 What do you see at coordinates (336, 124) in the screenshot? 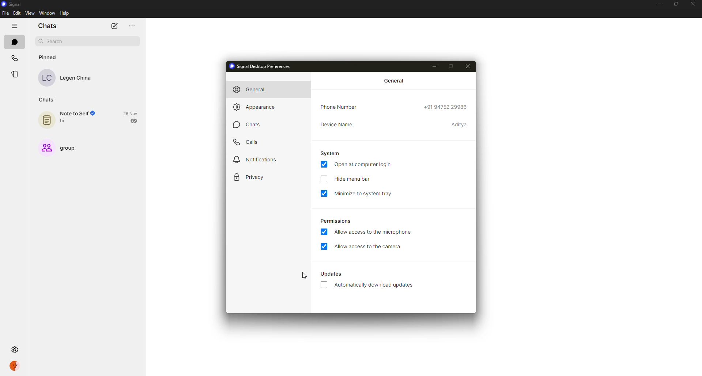
I see `device name` at bounding box center [336, 124].